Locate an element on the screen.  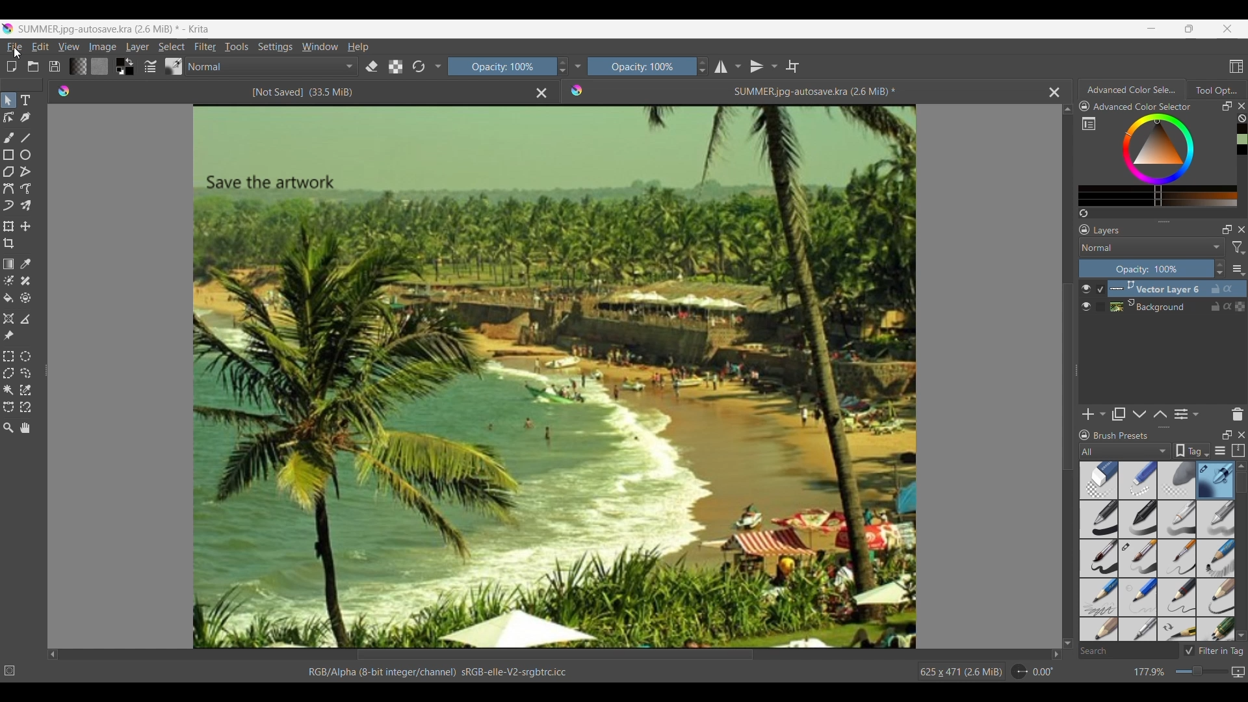
Filter options for brush presets is located at coordinates (1125, 451).